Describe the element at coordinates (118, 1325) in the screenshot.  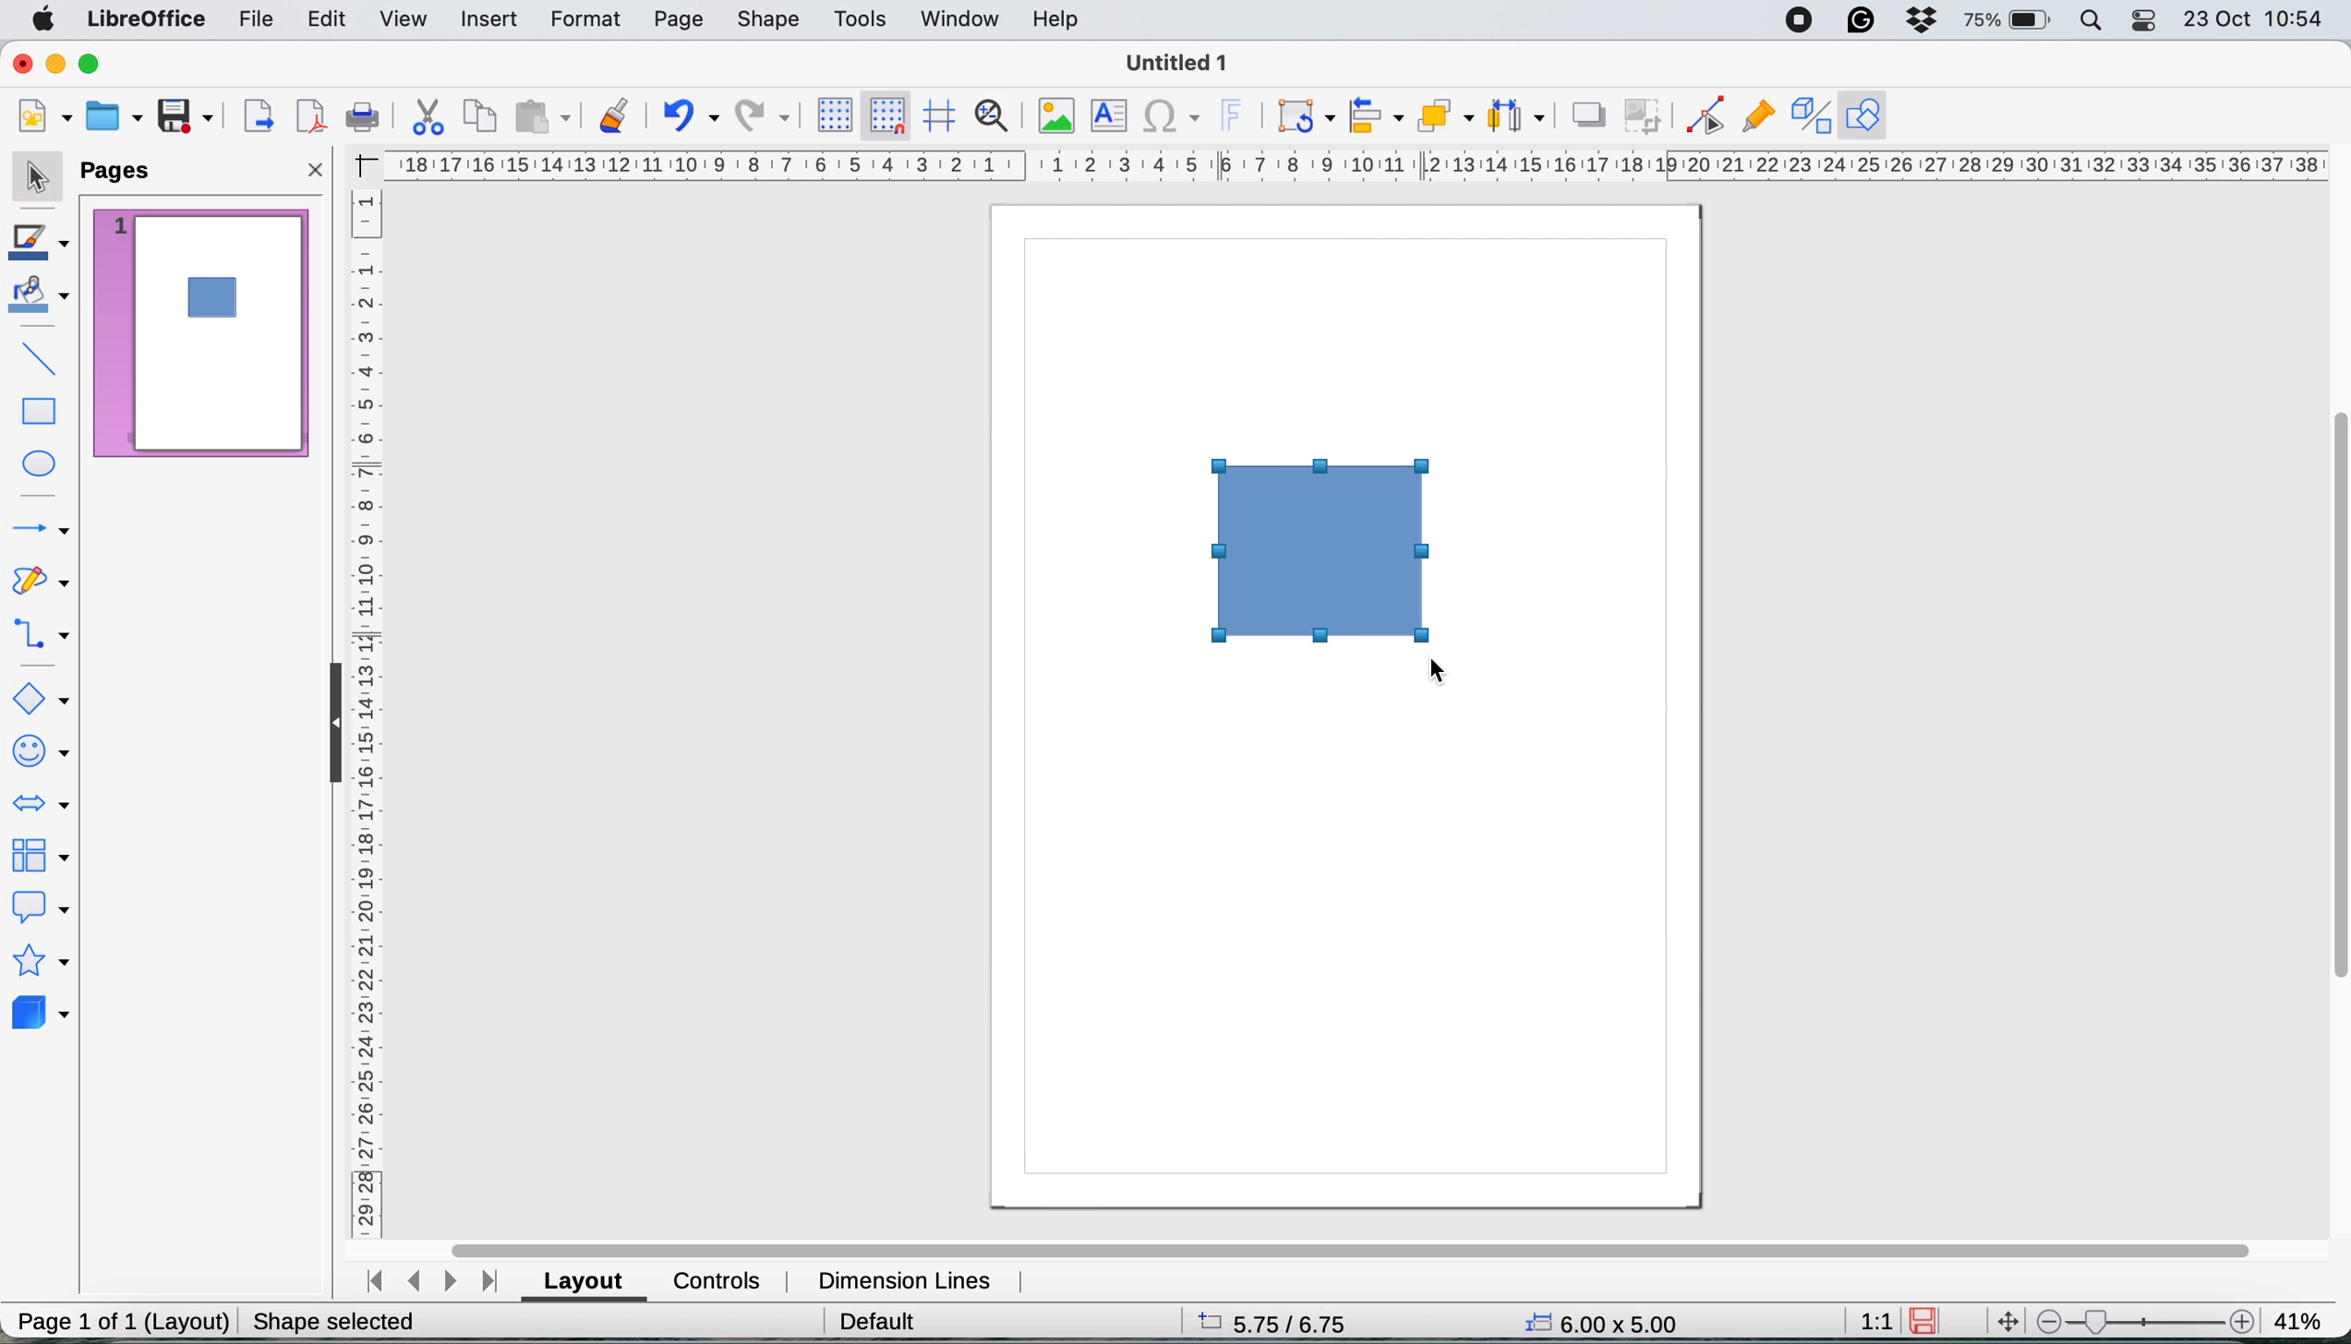
I see `page 1 of 1 (Layout)` at that location.